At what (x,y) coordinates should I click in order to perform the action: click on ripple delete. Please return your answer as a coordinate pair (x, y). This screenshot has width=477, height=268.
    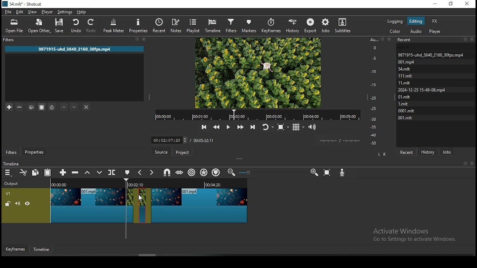
    Looking at the image, I should click on (75, 172).